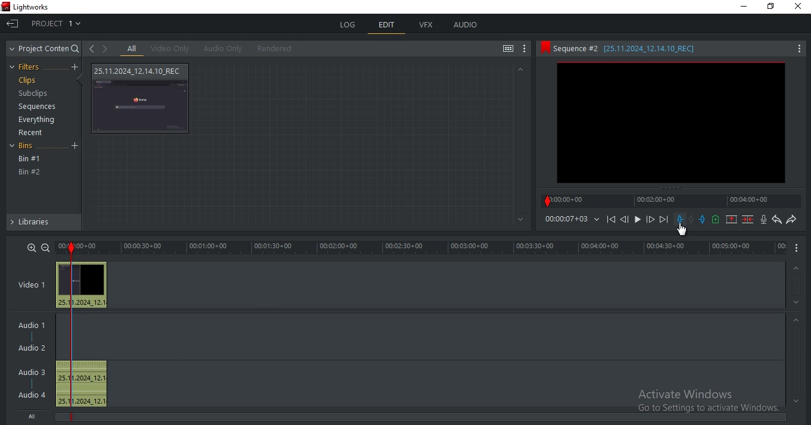  I want to click on sequences, so click(34, 108).